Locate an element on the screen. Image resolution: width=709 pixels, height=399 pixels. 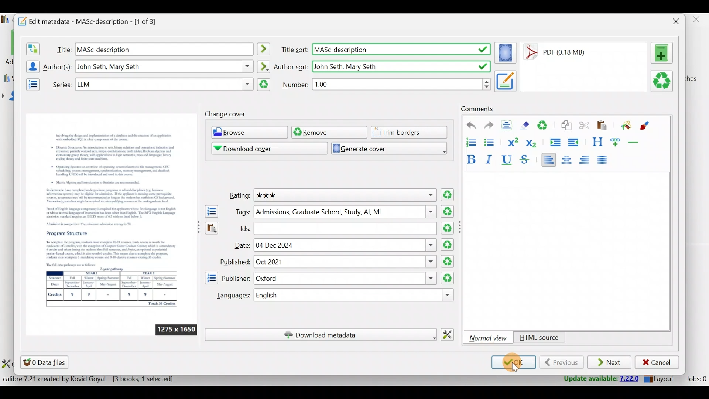
 is located at coordinates (345, 279).